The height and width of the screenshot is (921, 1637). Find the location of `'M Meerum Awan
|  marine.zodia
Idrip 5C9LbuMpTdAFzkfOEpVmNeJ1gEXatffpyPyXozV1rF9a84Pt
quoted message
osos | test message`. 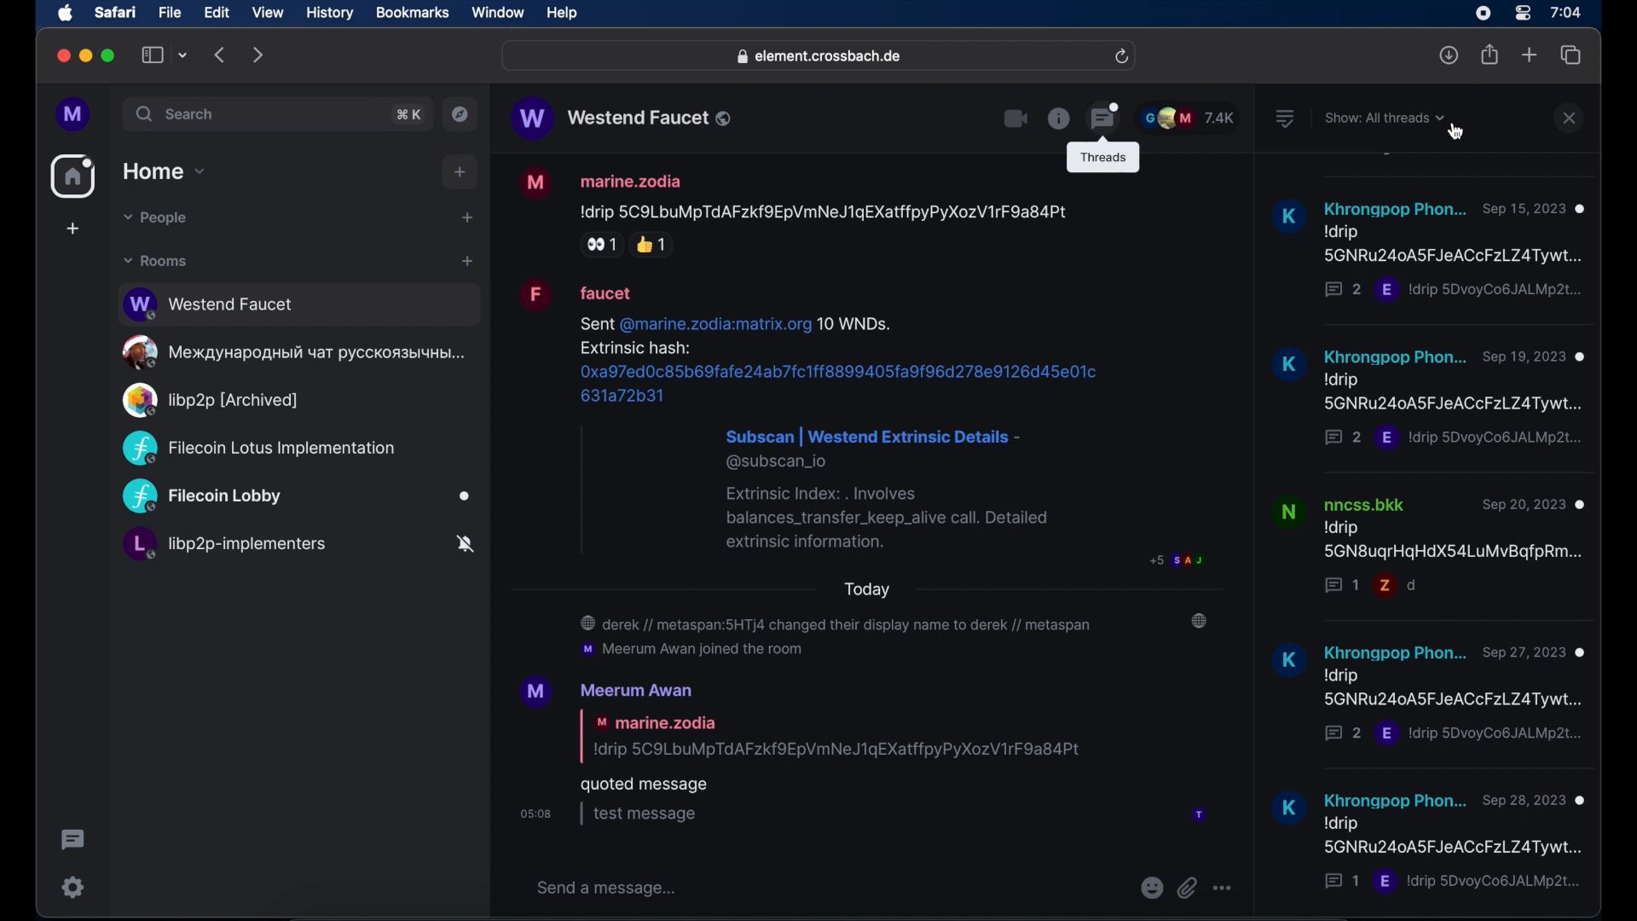

'M Meerum Awan
|  marine.zodia
Idrip 5C9LbuMpTdAFzkfOEpVmNeJ1gEXatffpyPyXozV1rF9a84Pt
quoted message
osos | test message is located at coordinates (815, 749).